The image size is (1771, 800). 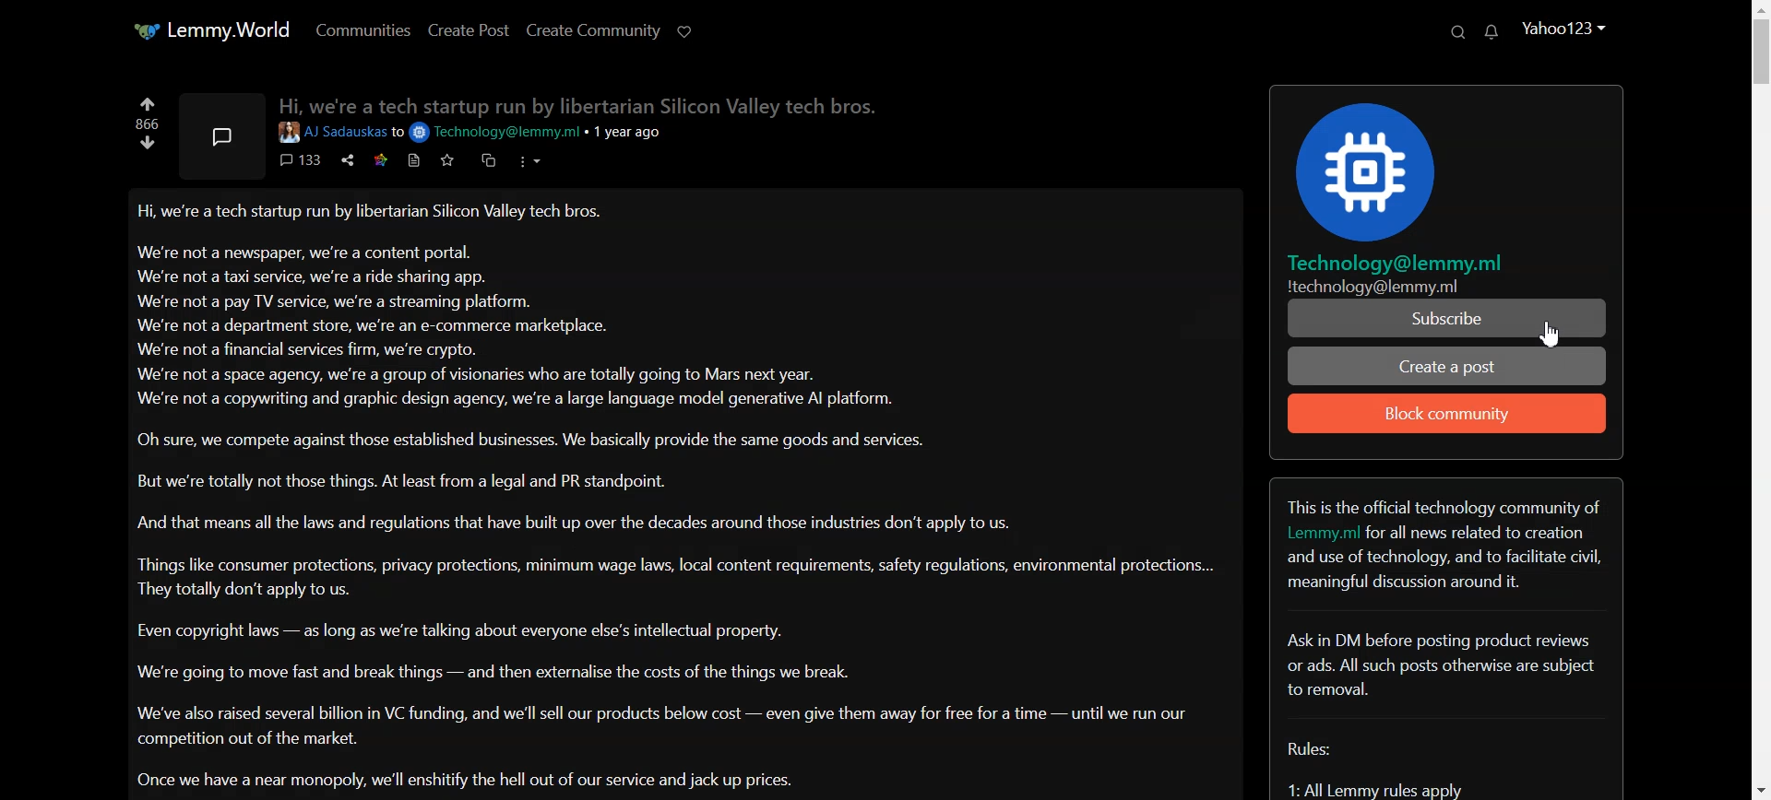 What do you see at coordinates (1437, 174) in the screenshot?
I see `Logo` at bounding box center [1437, 174].